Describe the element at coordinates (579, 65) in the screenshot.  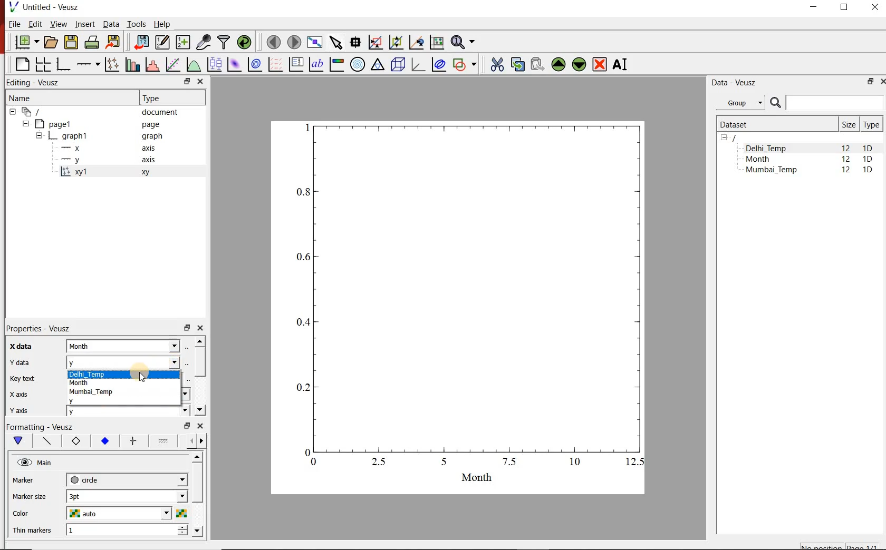
I see `move the selected widget down` at that location.